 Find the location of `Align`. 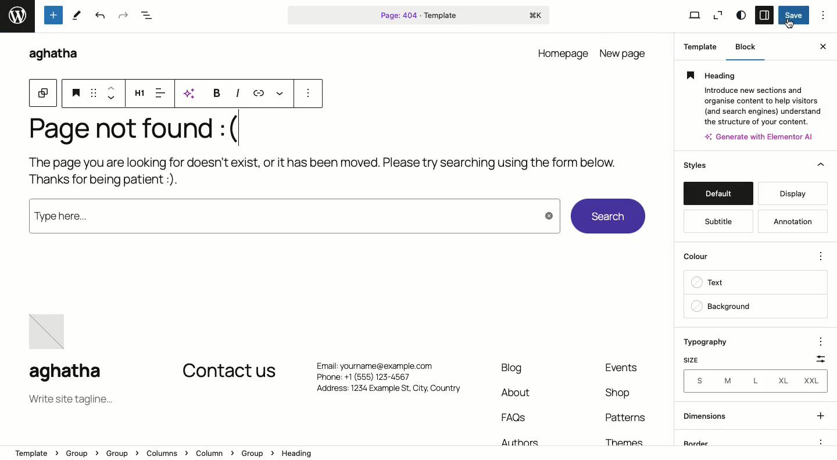

Align is located at coordinates (160, 92).